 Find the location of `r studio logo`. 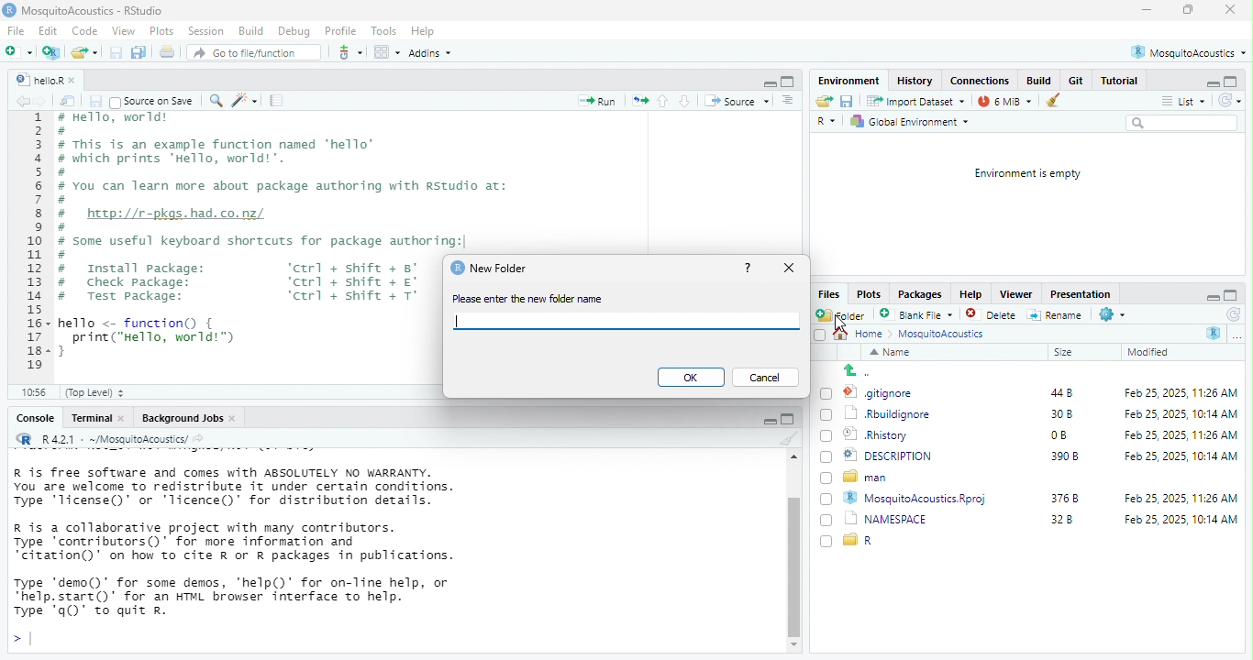

r studio logo is located at coordinates (1212, 334).